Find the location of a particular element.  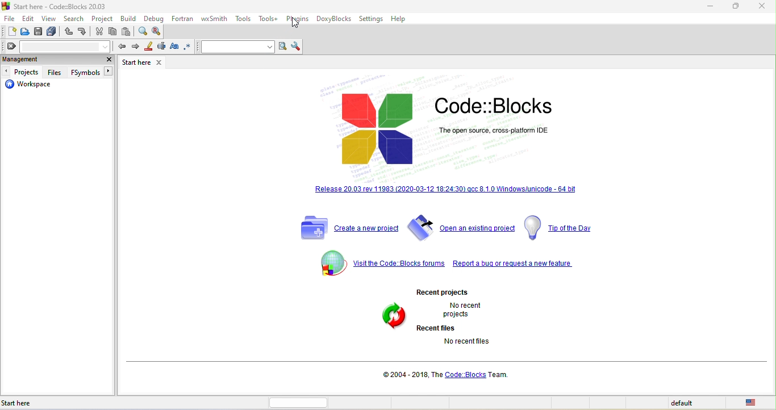

united state is located at coordinates (753, 403).